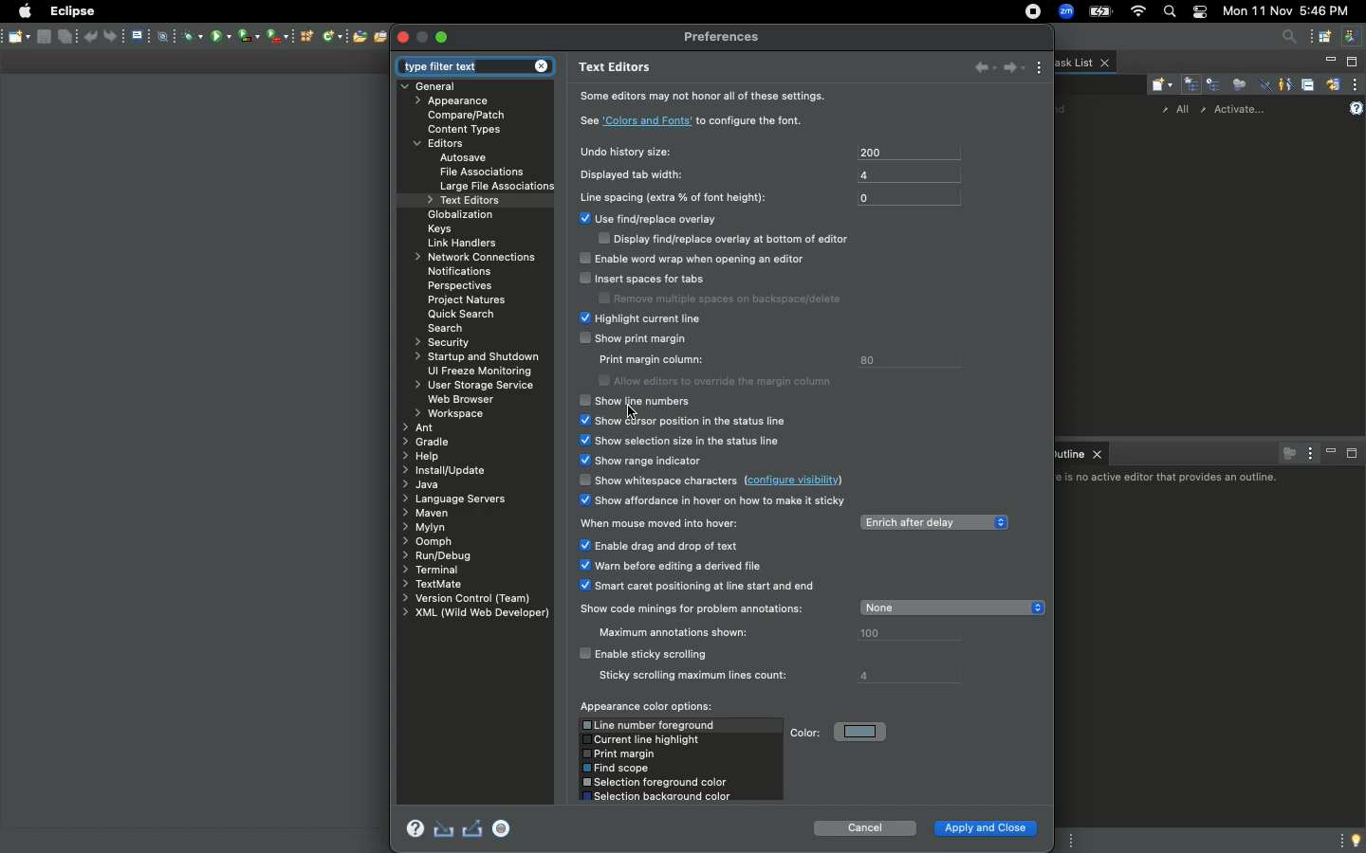 This screenshot has height=853, width=1366. Describe the element at coordinates (458, 286) in the screenshot. I see `Perspectives` at that location.